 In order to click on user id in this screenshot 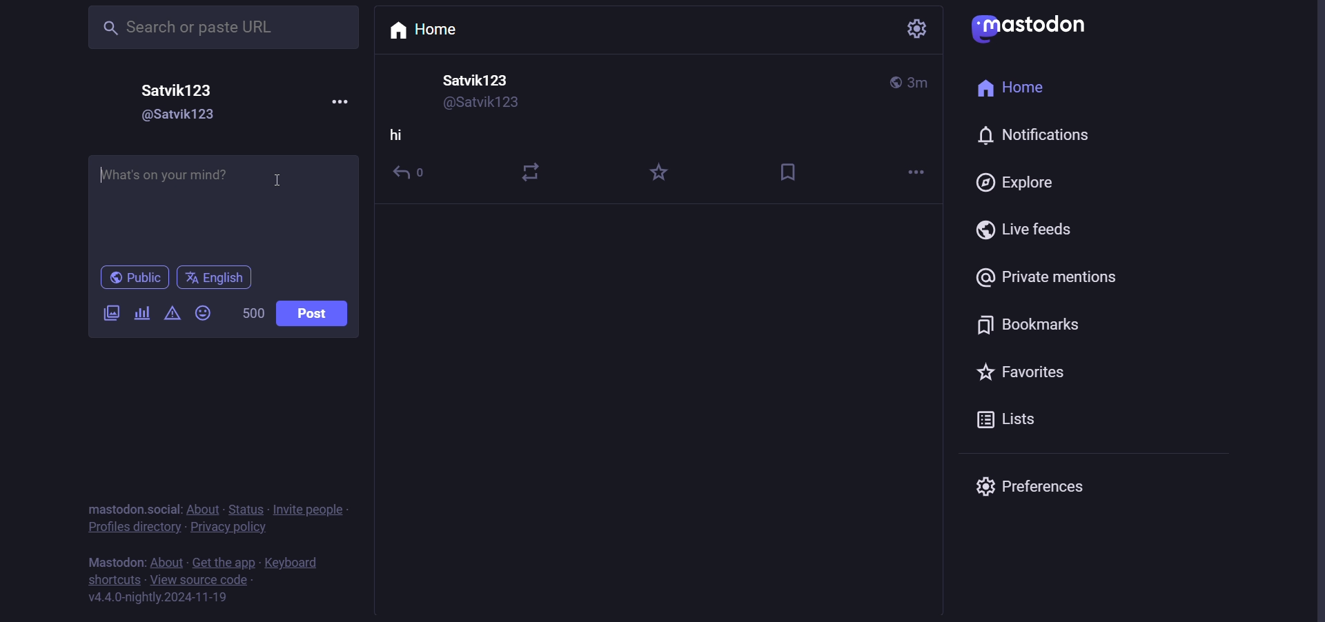, I will do `click(175, 118)`.